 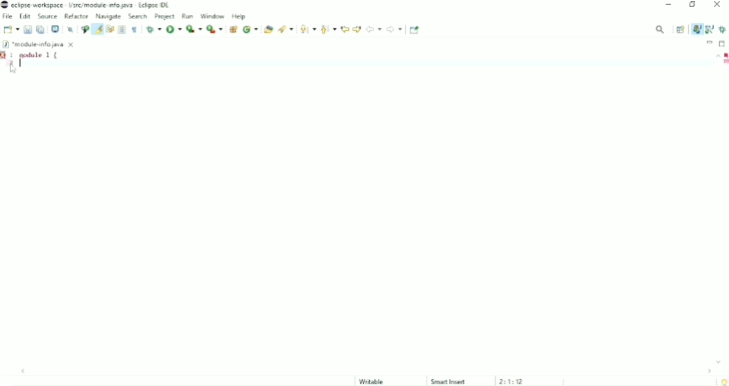 I want to click on Run, so click(x=174, y=29).